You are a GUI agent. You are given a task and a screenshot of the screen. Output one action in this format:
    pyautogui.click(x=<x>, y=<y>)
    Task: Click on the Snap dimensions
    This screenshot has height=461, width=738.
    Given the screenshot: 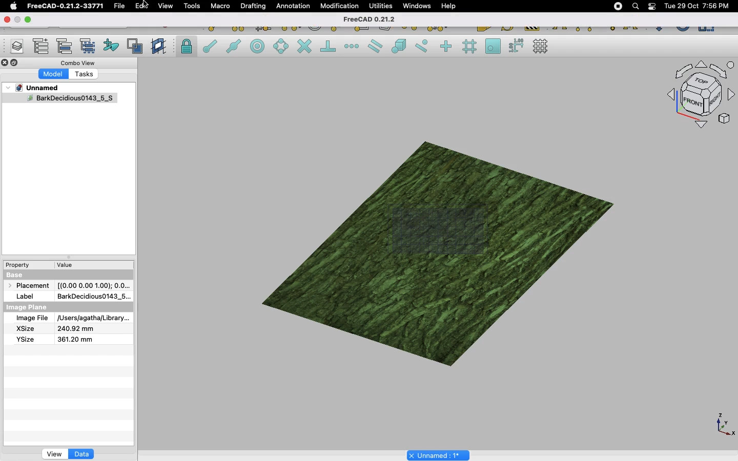 What is the action you would take?
    pyautogui.click(x=517, y=46)
    